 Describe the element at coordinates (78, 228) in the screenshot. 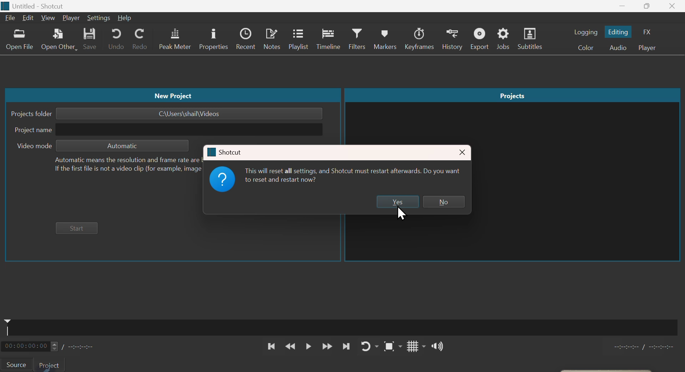

I see `Start` at that location.